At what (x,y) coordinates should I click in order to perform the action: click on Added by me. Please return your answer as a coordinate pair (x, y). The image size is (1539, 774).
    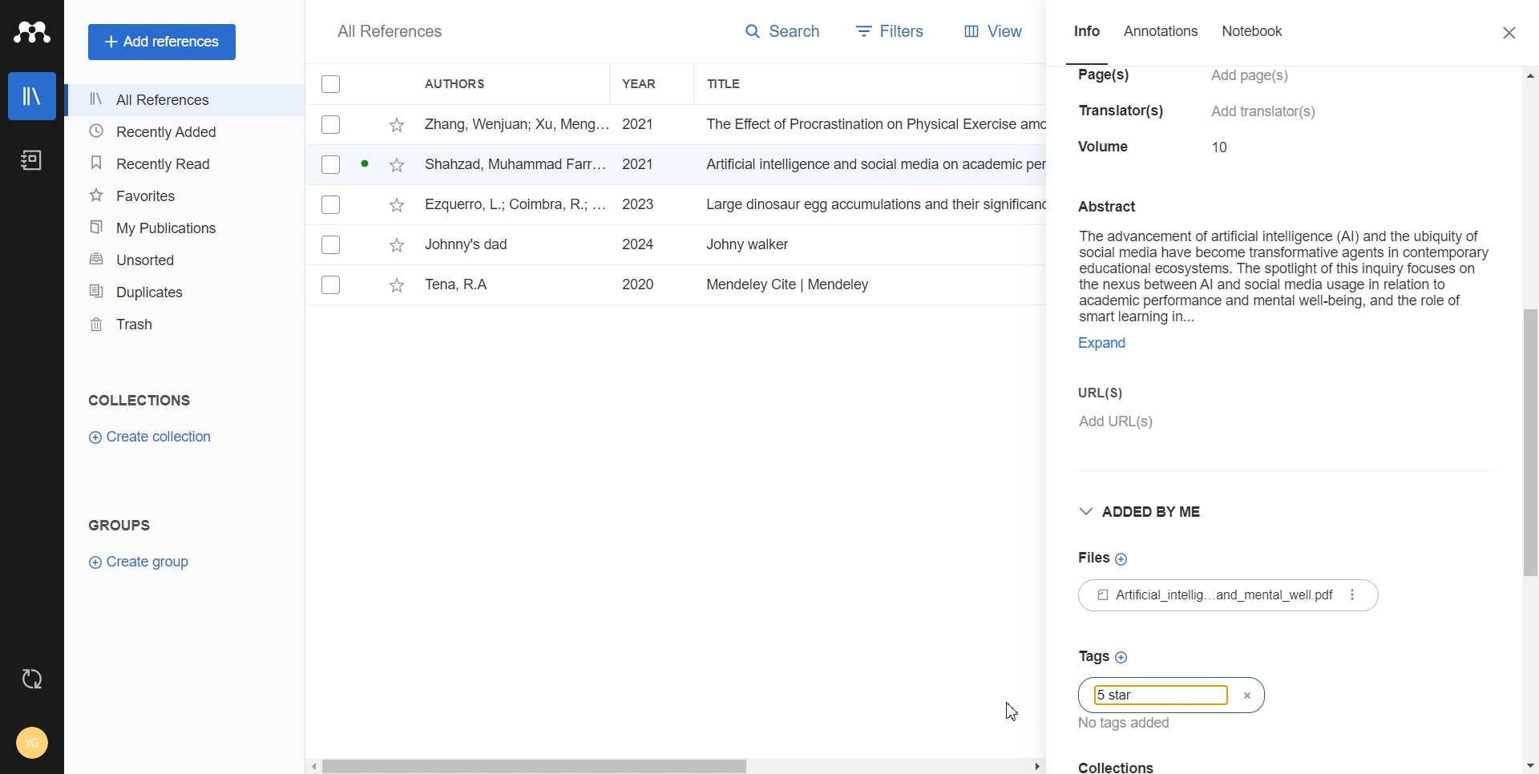
    Looking at the image, I should click on (1150, 511).